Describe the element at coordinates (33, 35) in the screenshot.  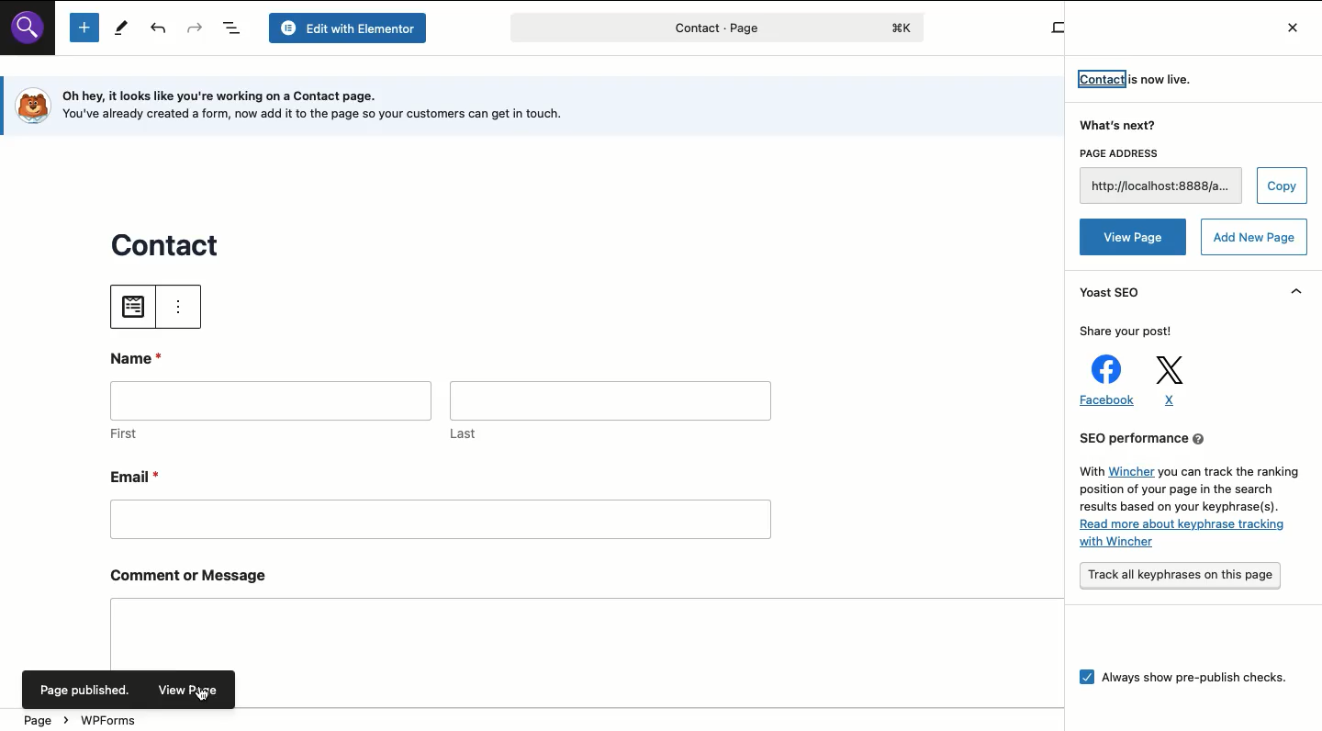
I see `search` at that location.